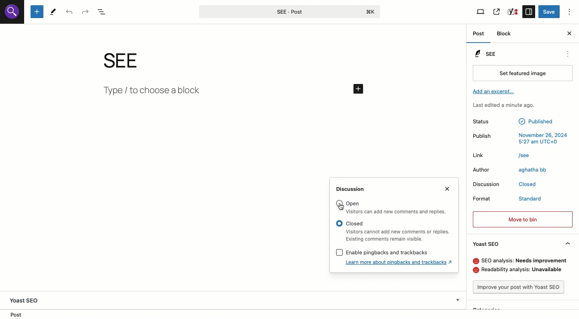 The image size is (579, 319). What do you see at coordinates (457, 299) in the screenshot?
I see `Show` at bounding box center [457, 299].